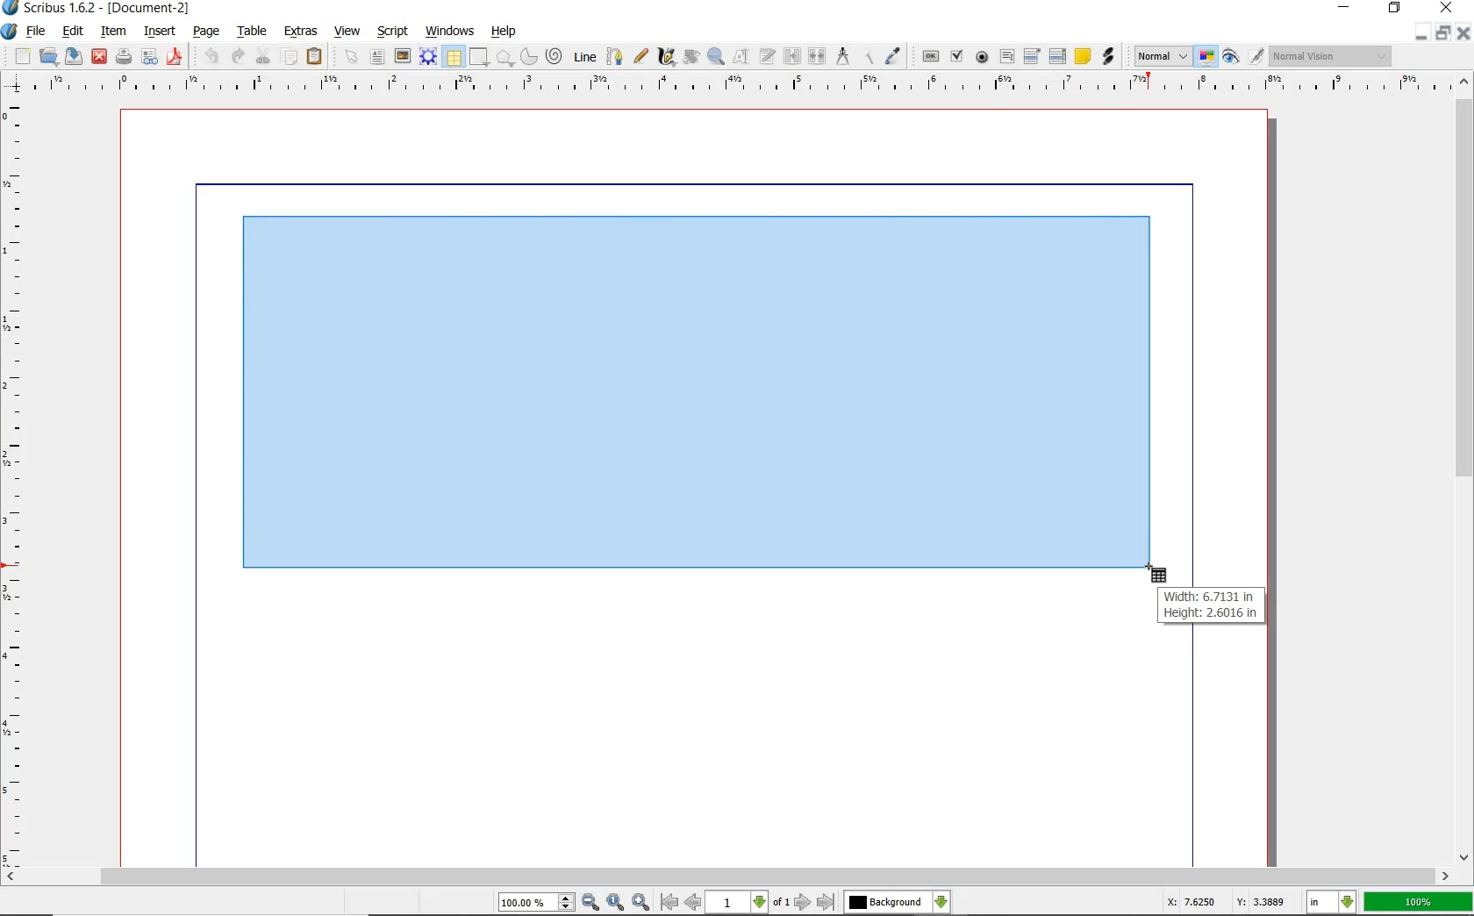  What do you see at coordinates (1419, 900) in the screenshot?
I see `100%` at bounding box center [1419, 900].